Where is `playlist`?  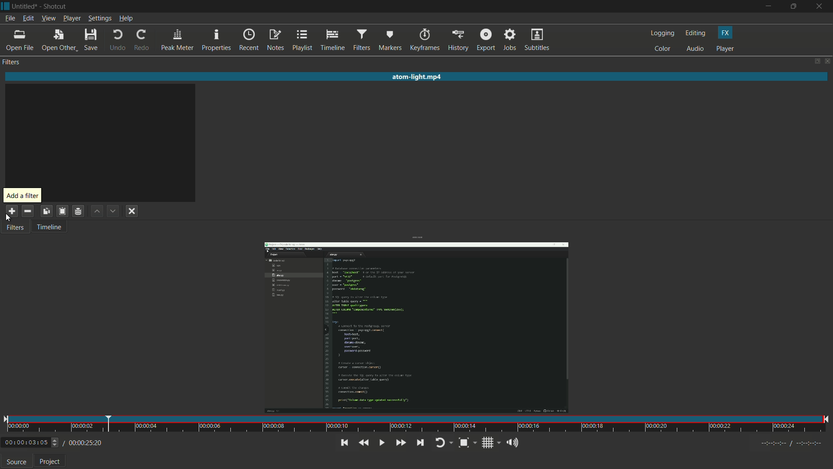 playlist is located at coordinates (303, 40).